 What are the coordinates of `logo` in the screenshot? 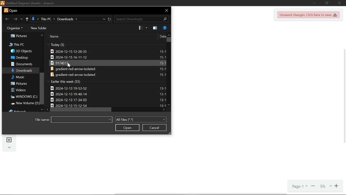 It's located at (2, 3).